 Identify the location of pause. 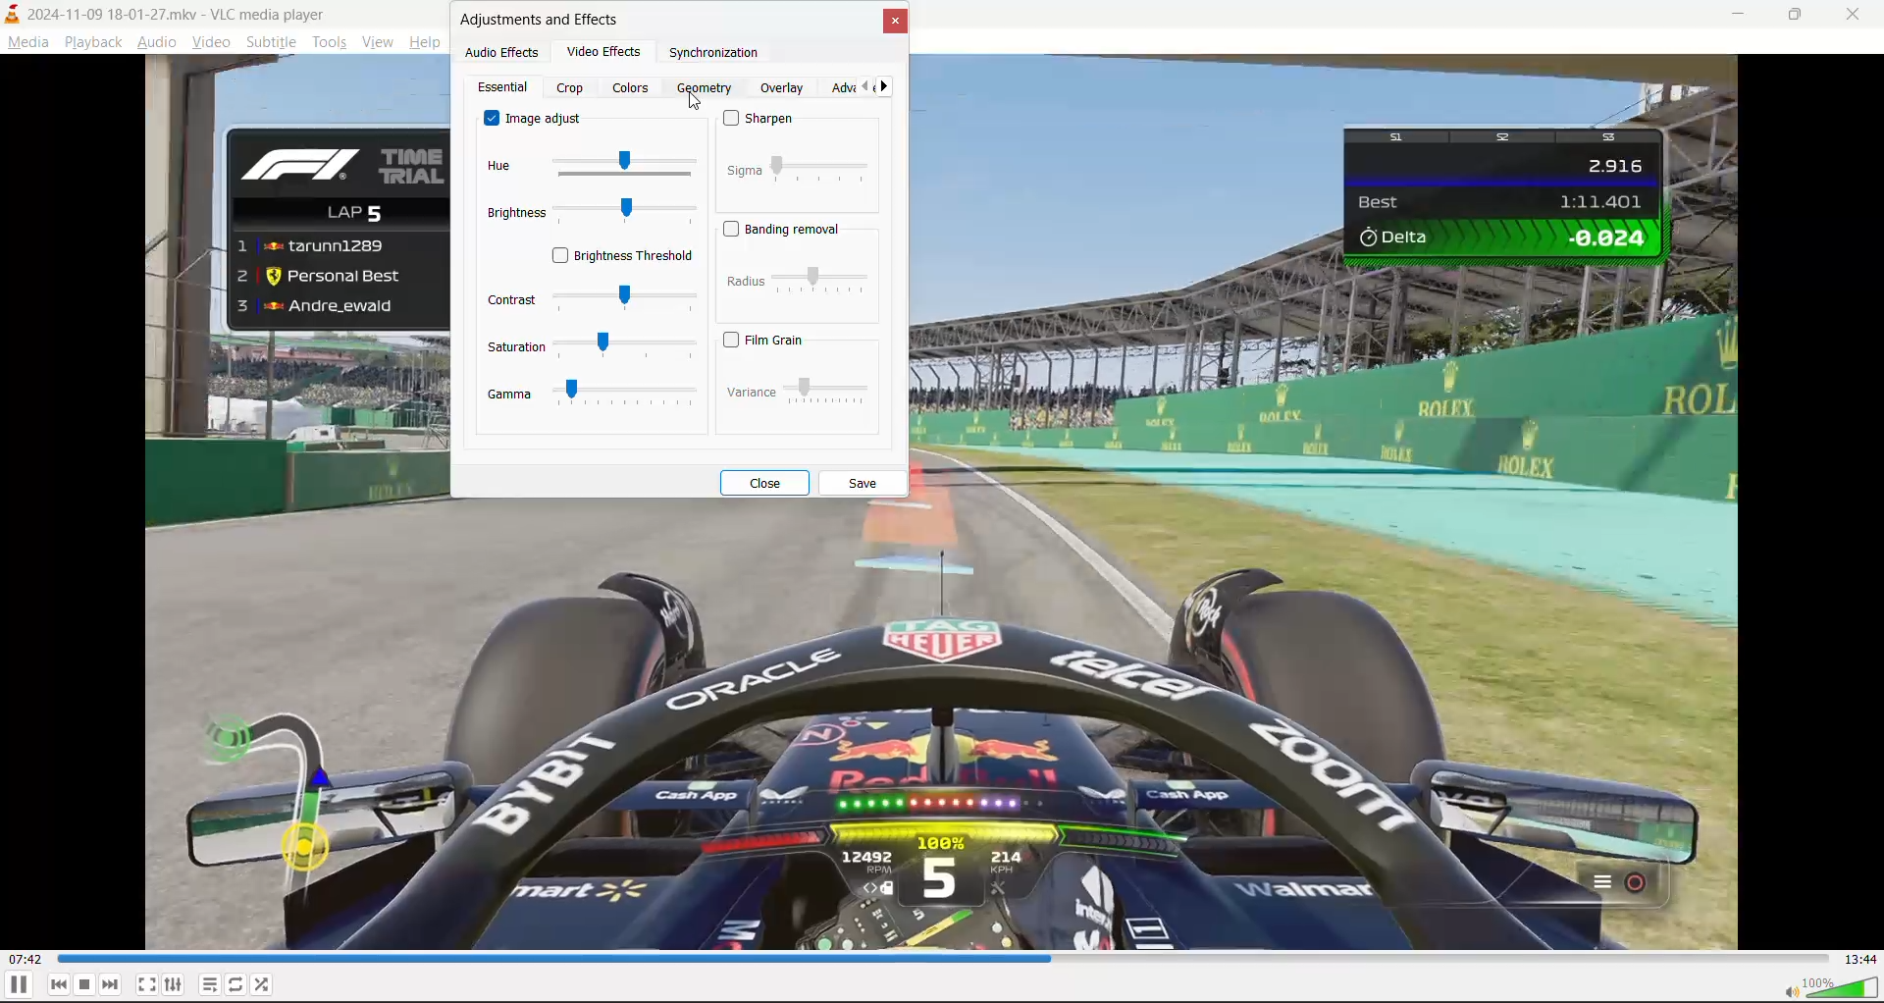
(18, 985).